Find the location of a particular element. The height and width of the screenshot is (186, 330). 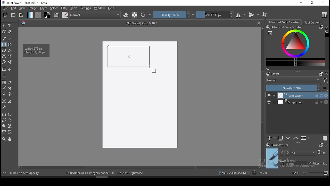

colors is located at coordinates (47, 15).